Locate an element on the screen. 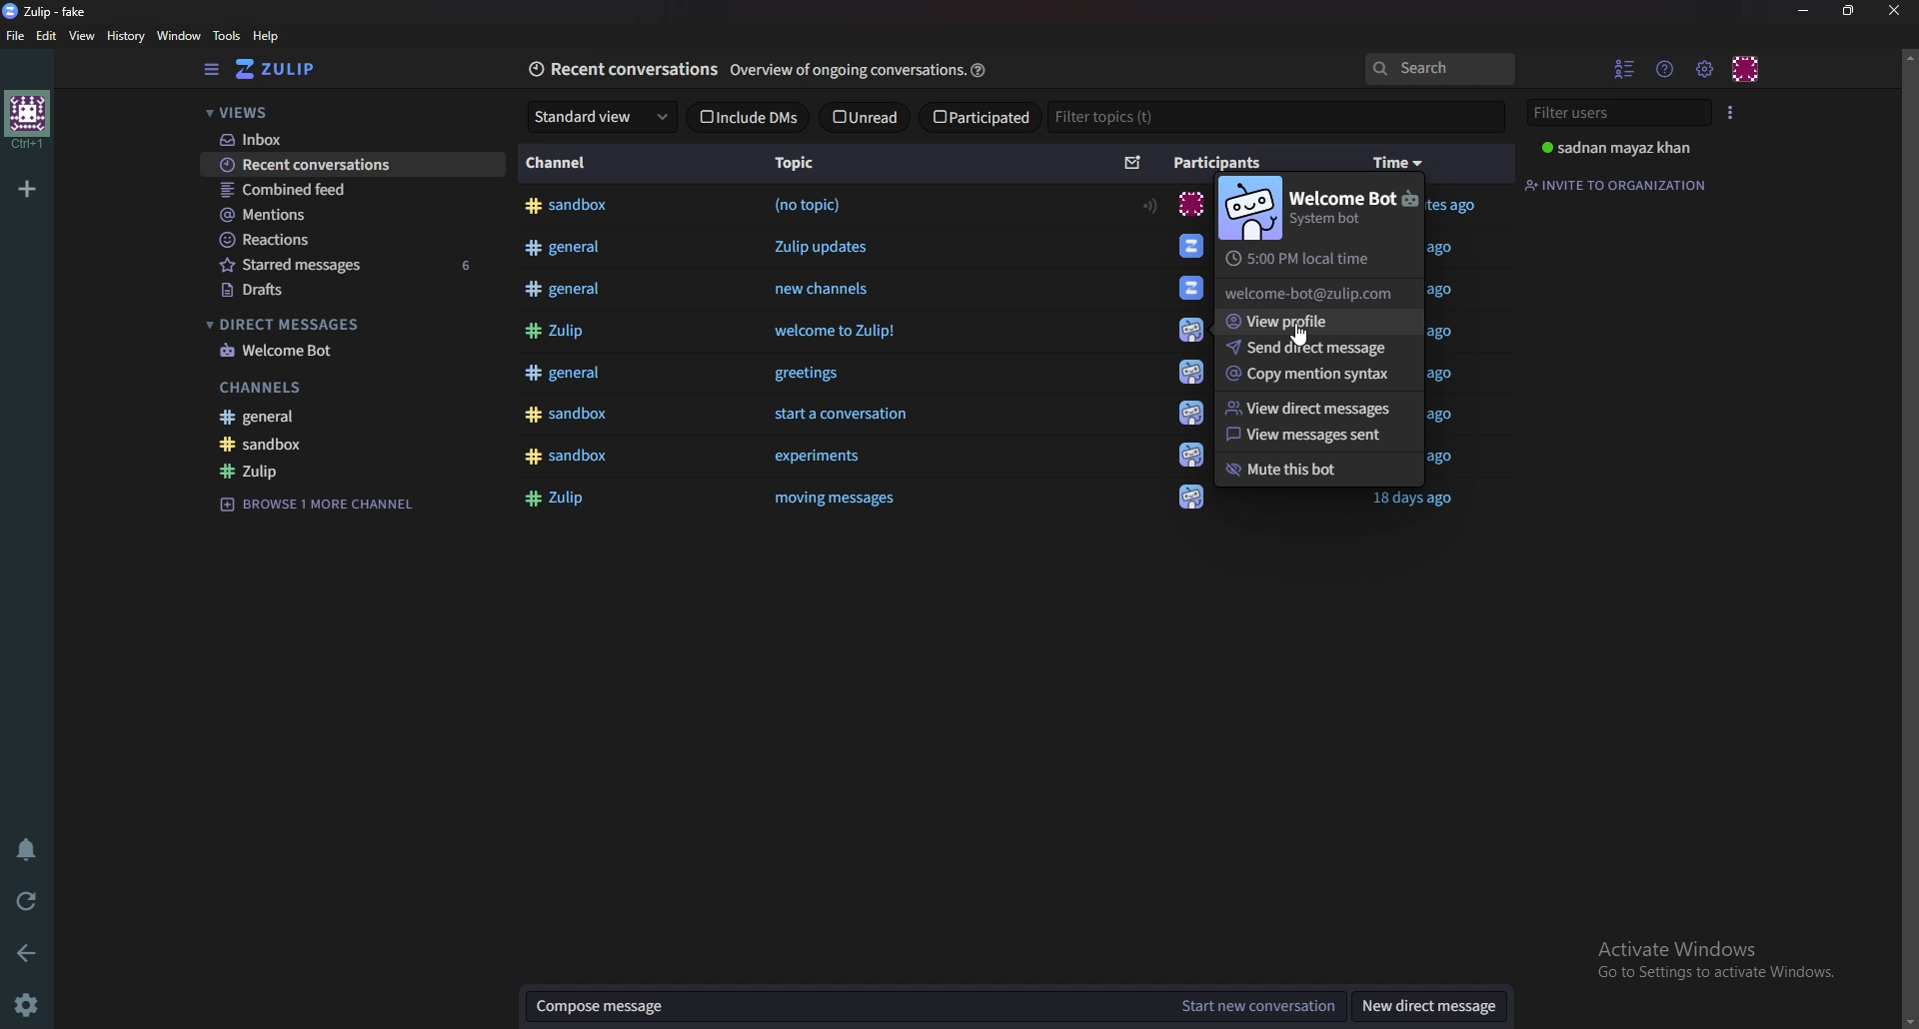  Include dms is located at coordinates (749, 117).